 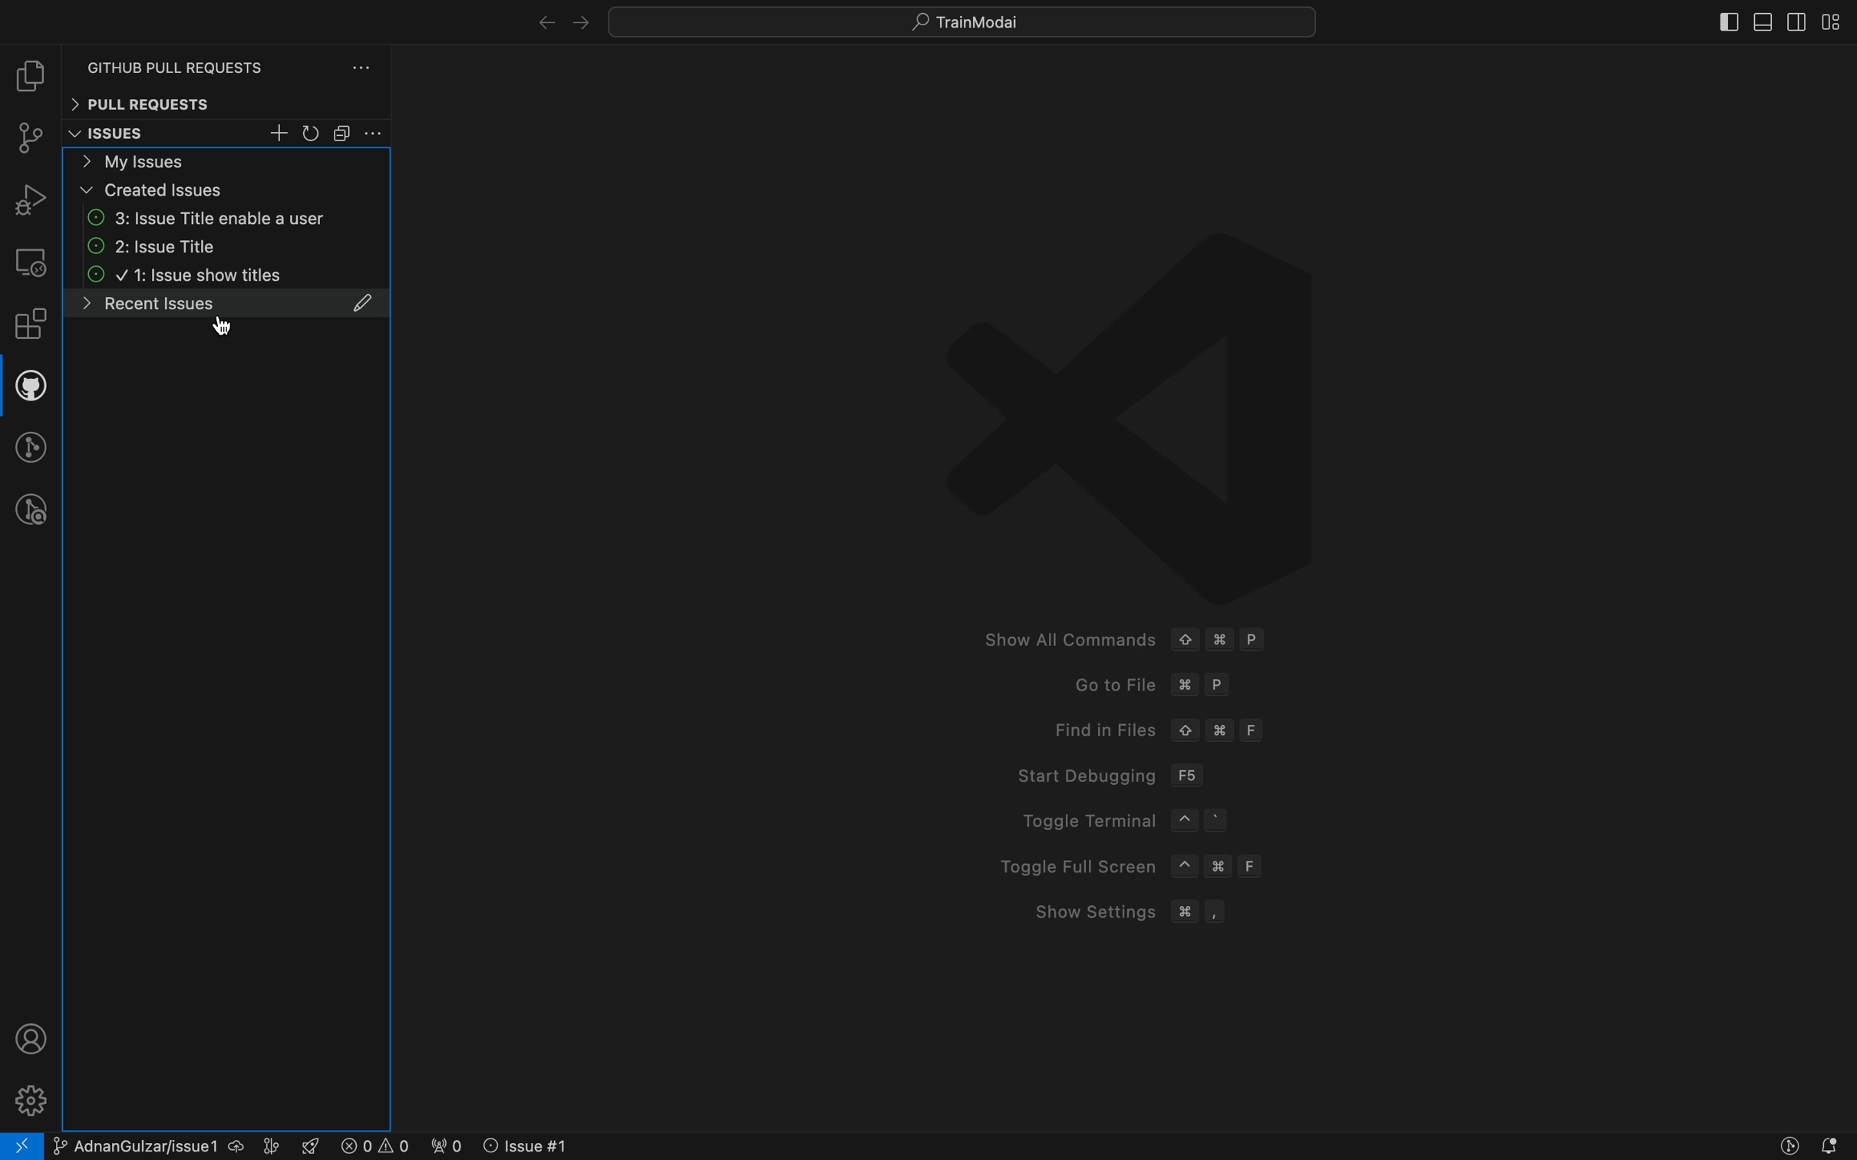 I want to click on remote explorer , so click(x=30, y=262).